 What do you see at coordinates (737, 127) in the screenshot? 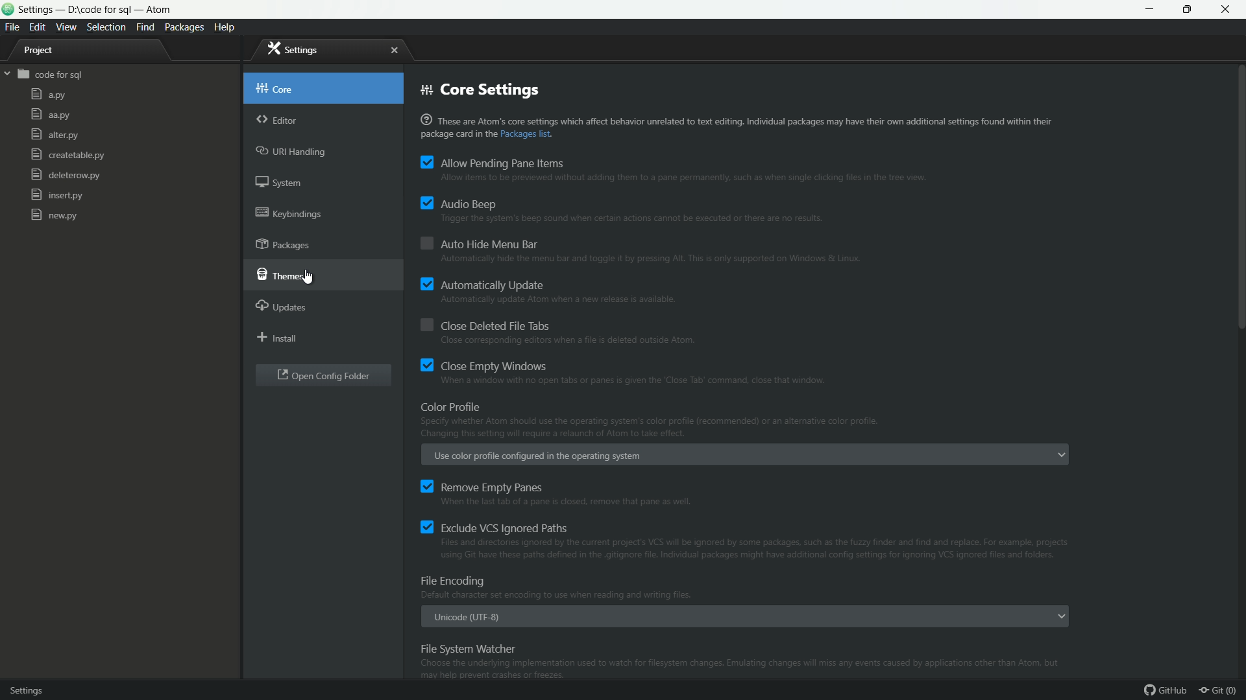
I see `® These are Atom's core settings which affect behavior unrelated to text editing. Individual packages may have their own additional settings found within theirpackage card in the Packages list.` at bounding box center [737, 127].